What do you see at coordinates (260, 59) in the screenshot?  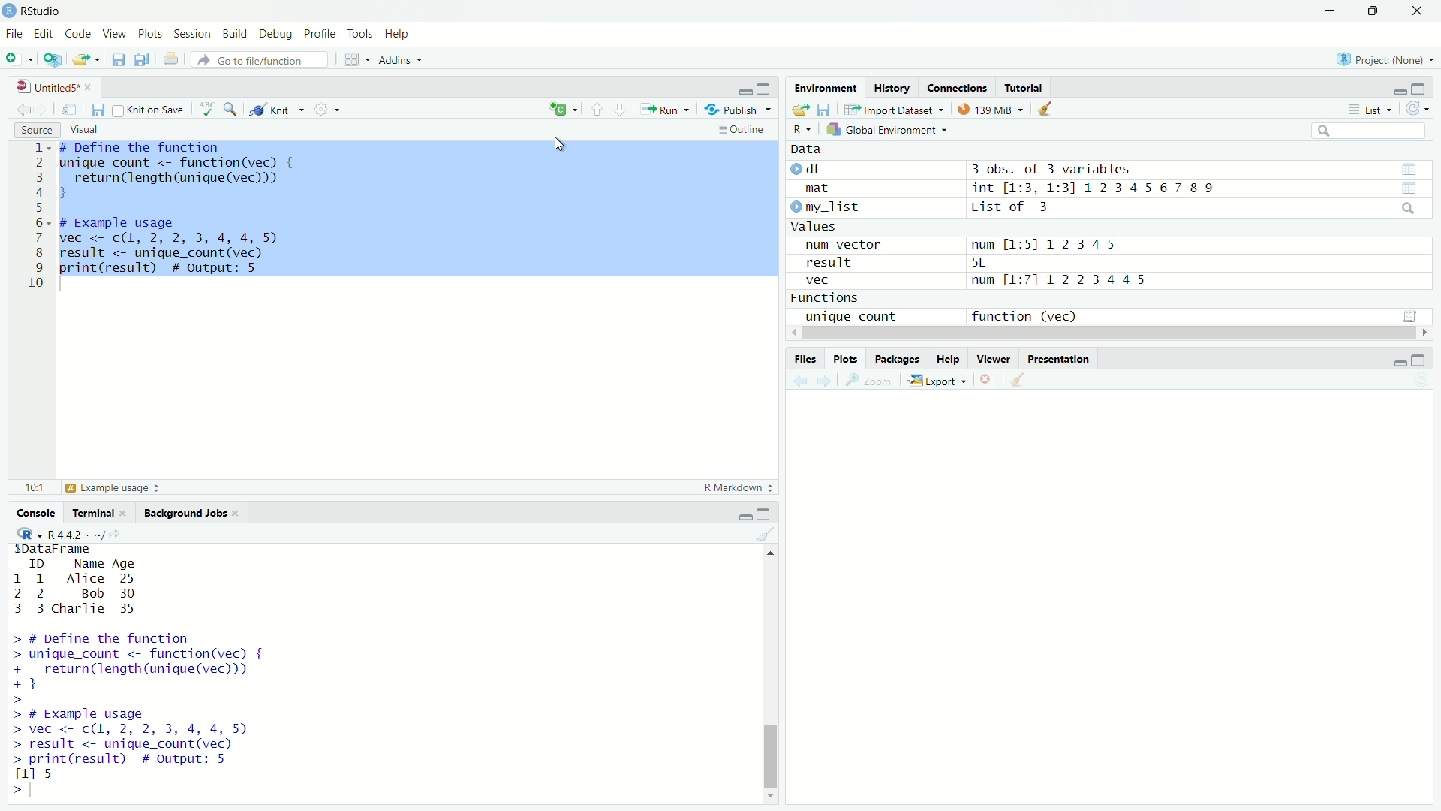 I see `go to file/function` at bounding box center [260, 59].